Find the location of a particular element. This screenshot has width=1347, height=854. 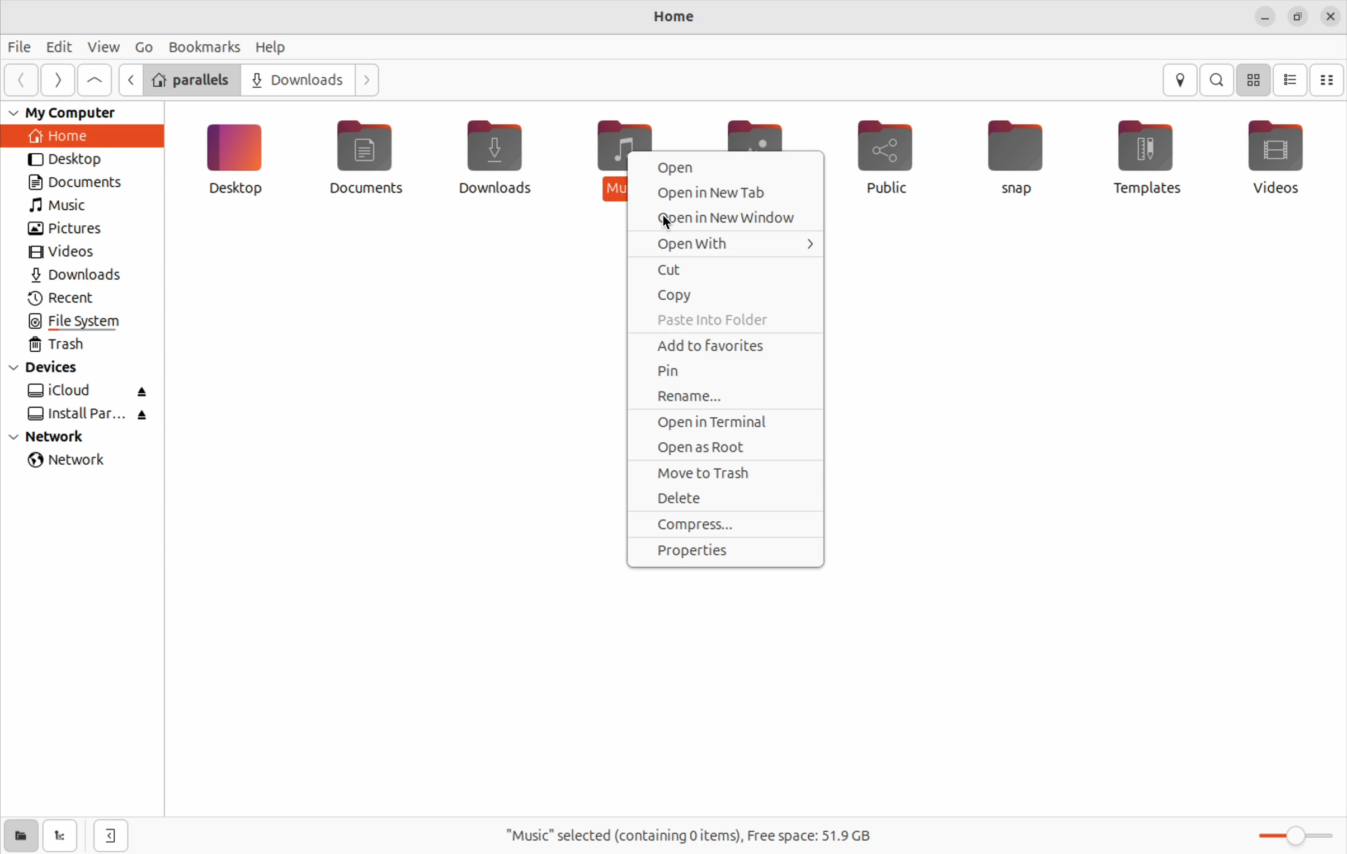

network is located at coordinates (59, 437).